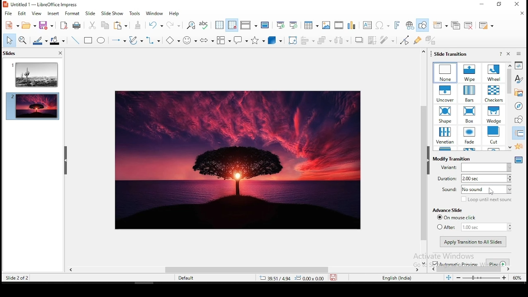  Describe the element at coordinates (455, 25) in the screenshot. I see `duplicate slide` at that location.